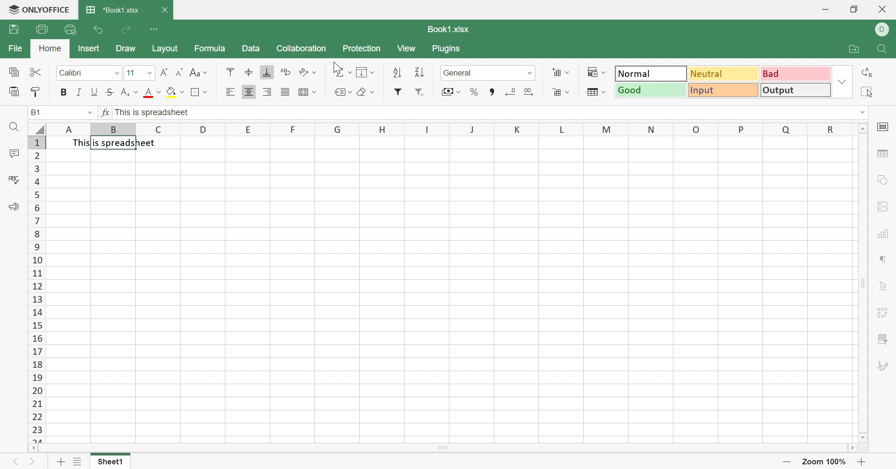  Describe the element at coordinates (884, 127) in the screenshot. I see `cell settings` at that location.